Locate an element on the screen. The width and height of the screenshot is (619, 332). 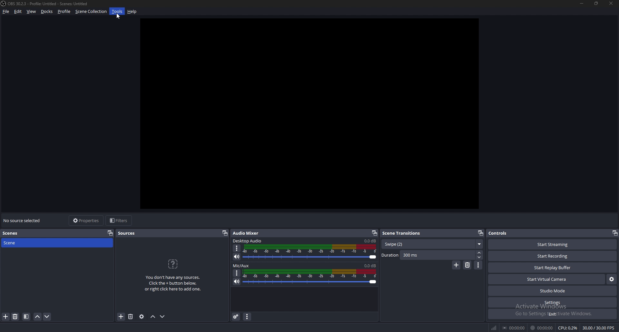
exit is located at coordinates (553, 314).